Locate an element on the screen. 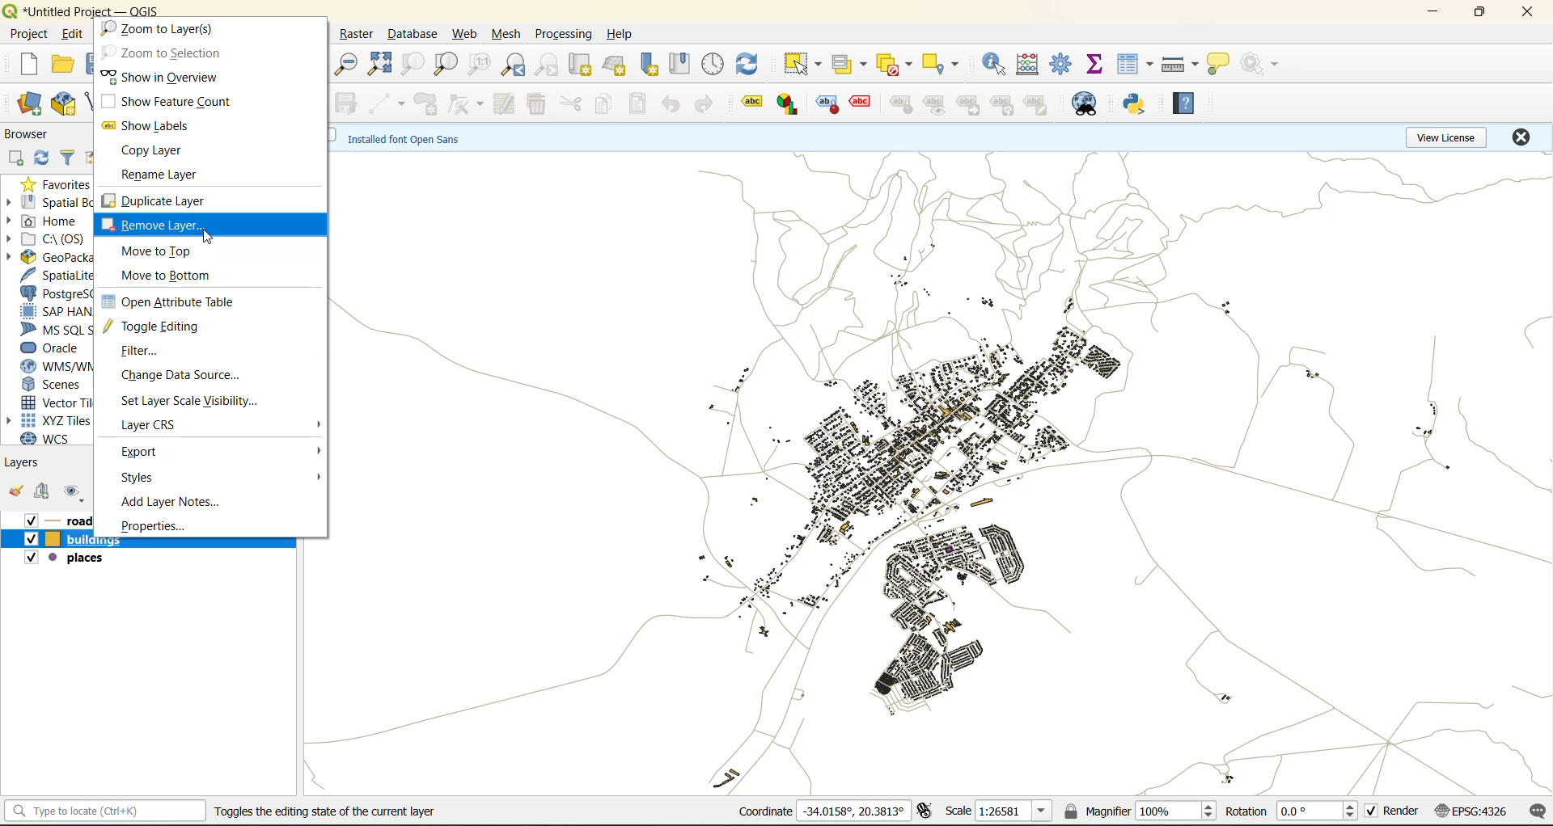  new spatial bookmark is located at coordinates (650, 62).